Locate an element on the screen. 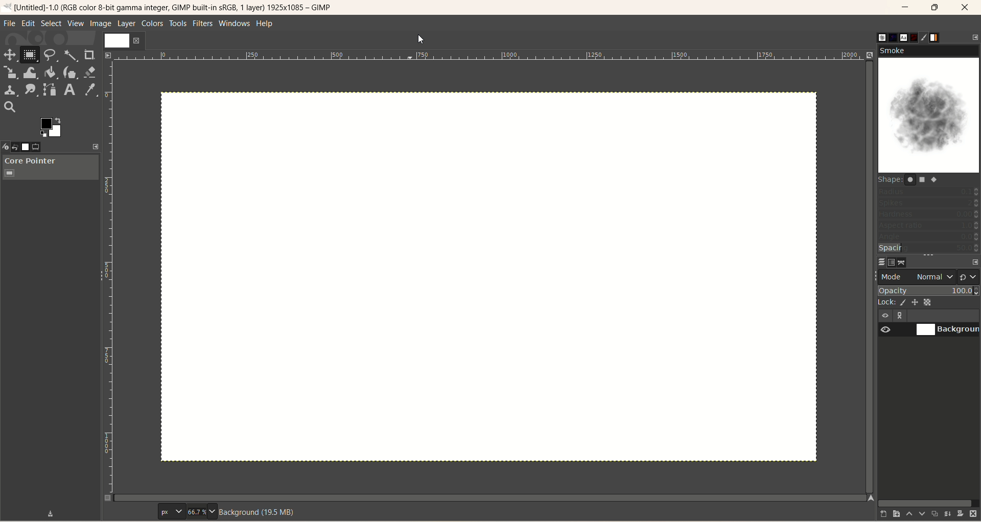  image is located at coordinates (101, 25).